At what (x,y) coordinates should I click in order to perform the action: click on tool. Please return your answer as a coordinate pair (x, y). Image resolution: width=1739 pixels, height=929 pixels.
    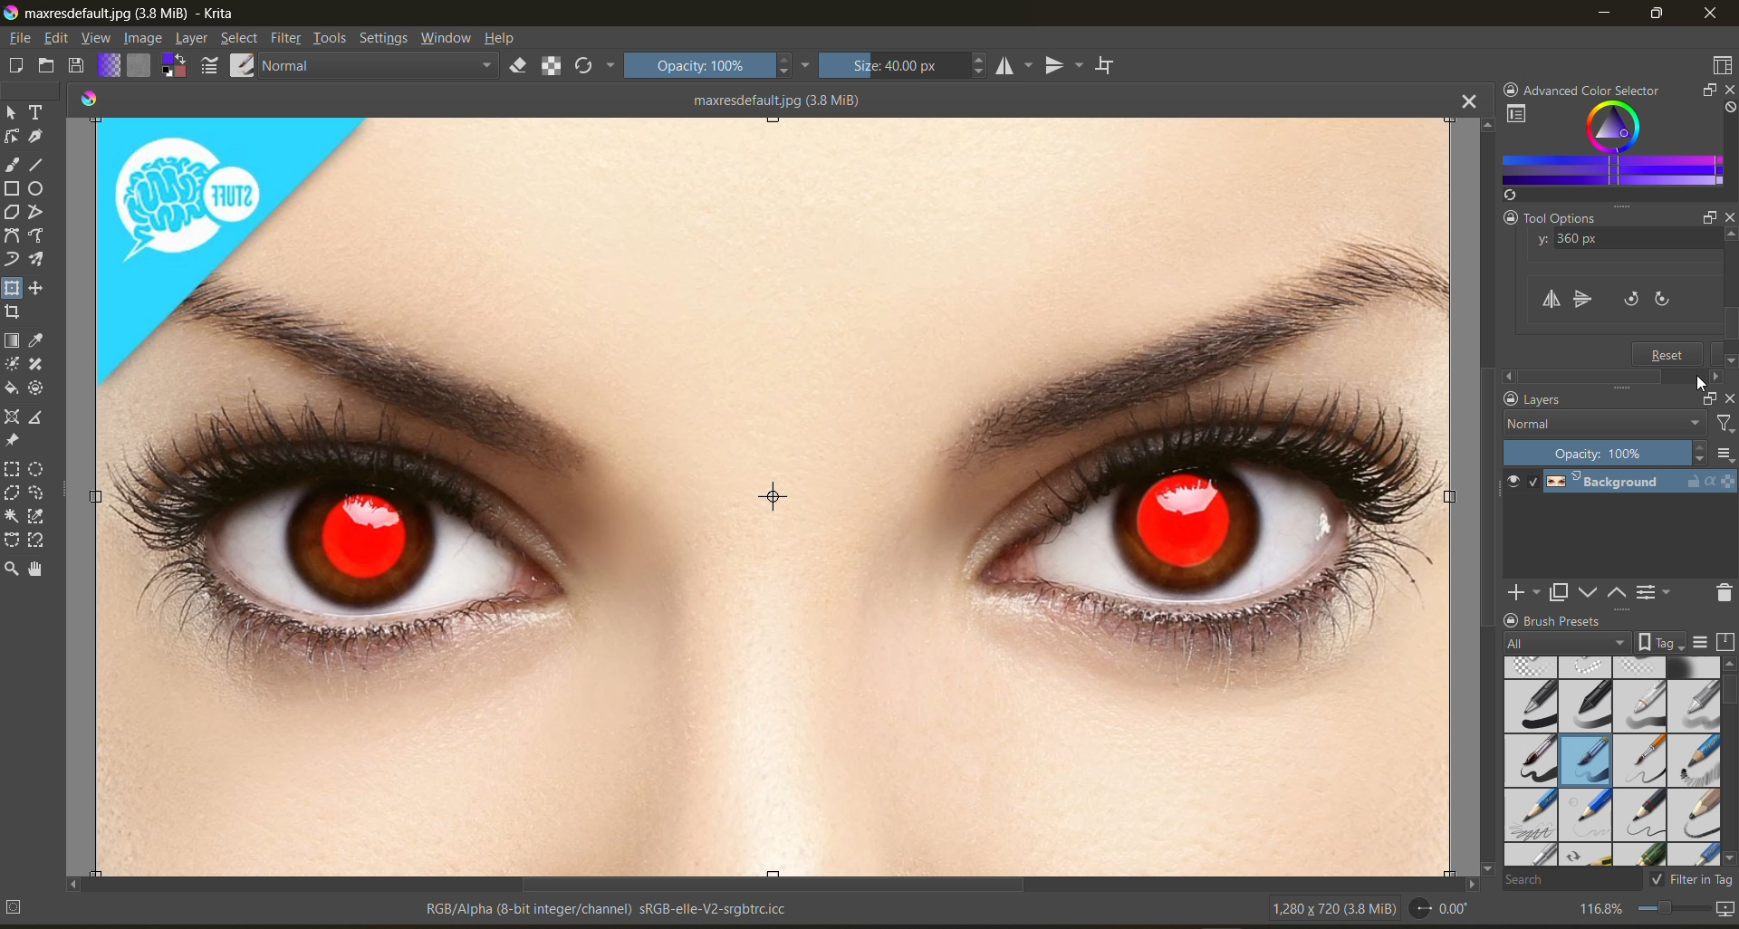
    Looking at the image, I should click on (13, 470).